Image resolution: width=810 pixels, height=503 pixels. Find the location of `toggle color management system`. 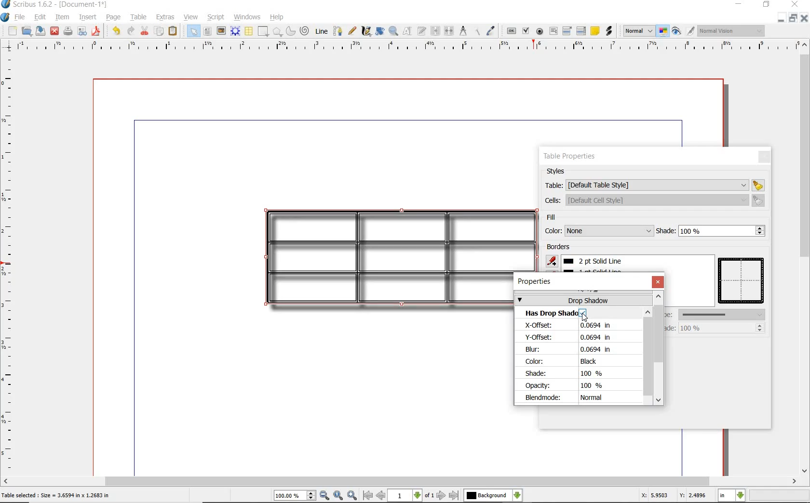

toggle color management system is located at coordinates (661, 30).